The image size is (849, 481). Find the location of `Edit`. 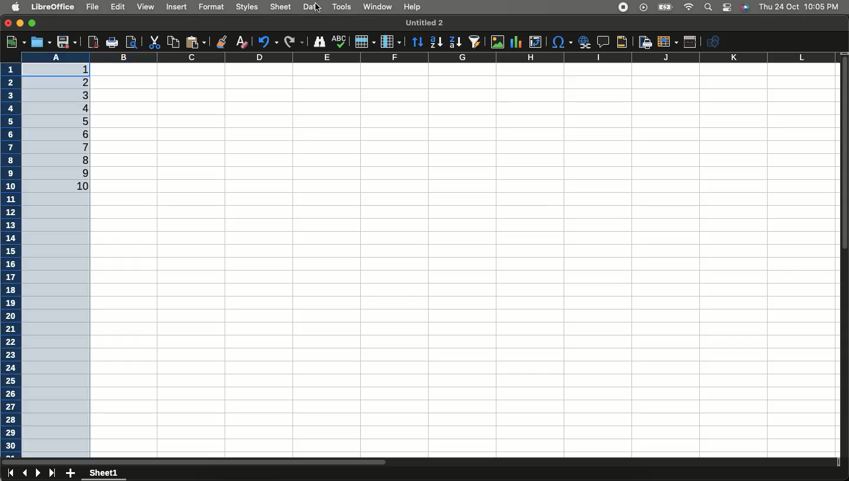

Edit is located at coordinates (119, 8).